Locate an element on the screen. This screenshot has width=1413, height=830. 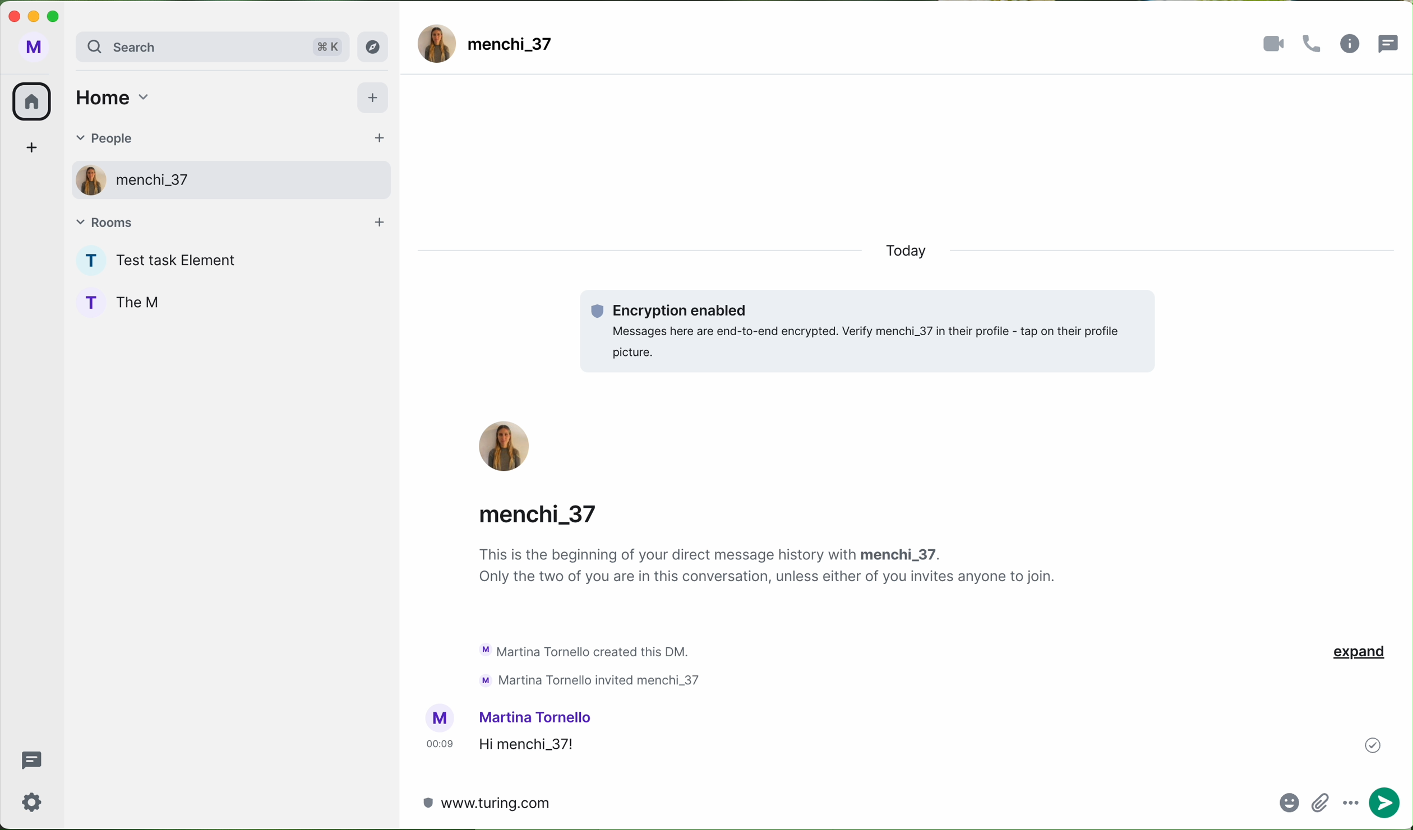
videocall is located at coordinates (1275, 44).